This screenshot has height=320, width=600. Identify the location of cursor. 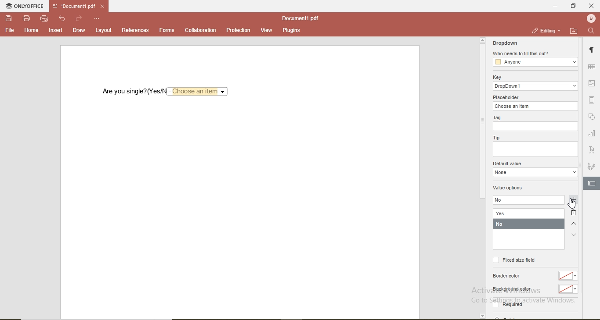
(571, 203).